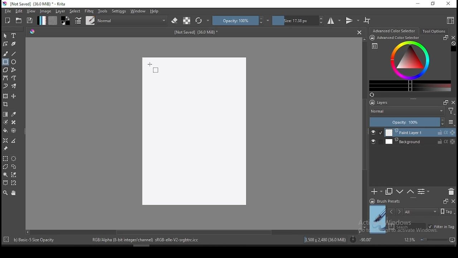 This screenshot has height=258, width=458. Describe the element at coordinates (14, 114) in the screenshot. I see `pick a color from image and current layer` at that location.